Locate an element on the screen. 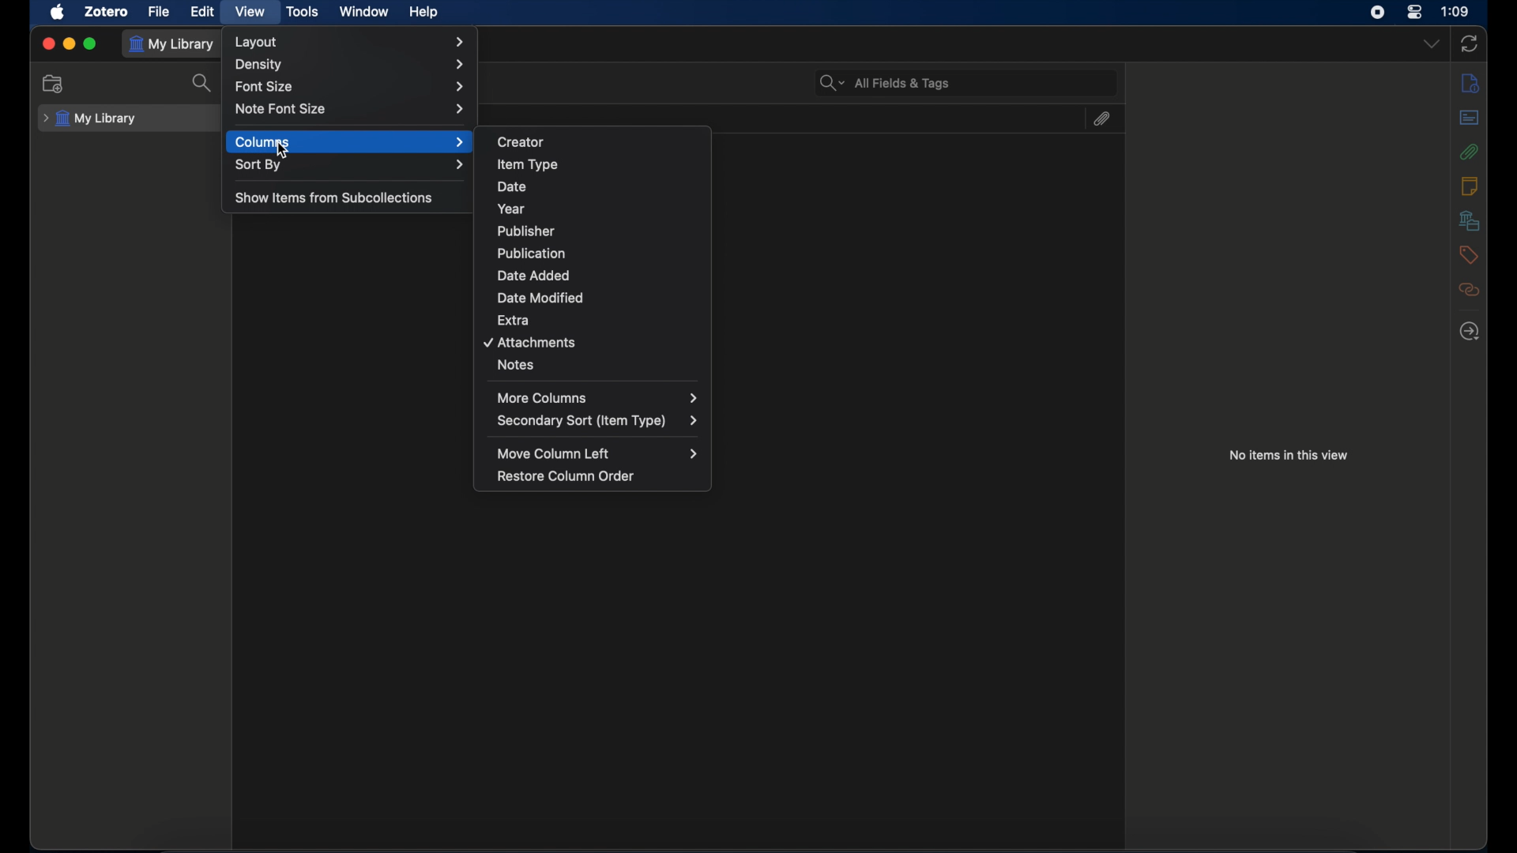 This screenshot has height=853, width=1517. control center is located at coordinates (1414, 12).